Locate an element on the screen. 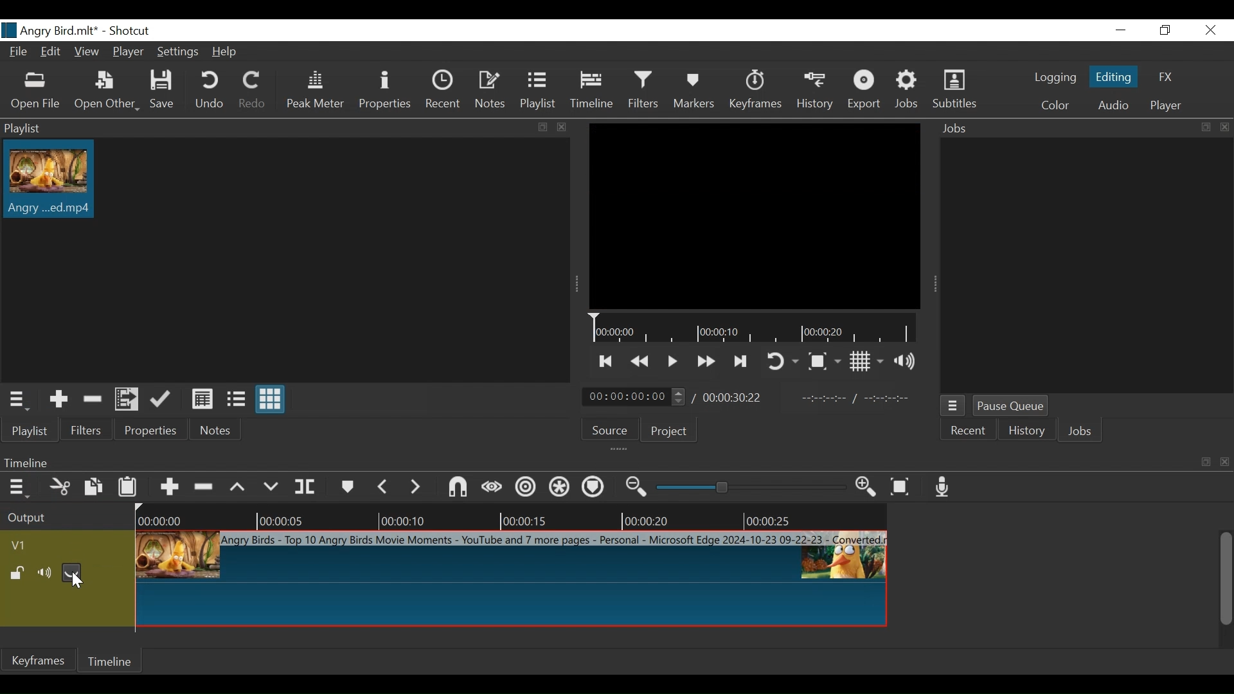 This screenshot has height=694, width=1234. Recent is located at coordinates (444, 90).